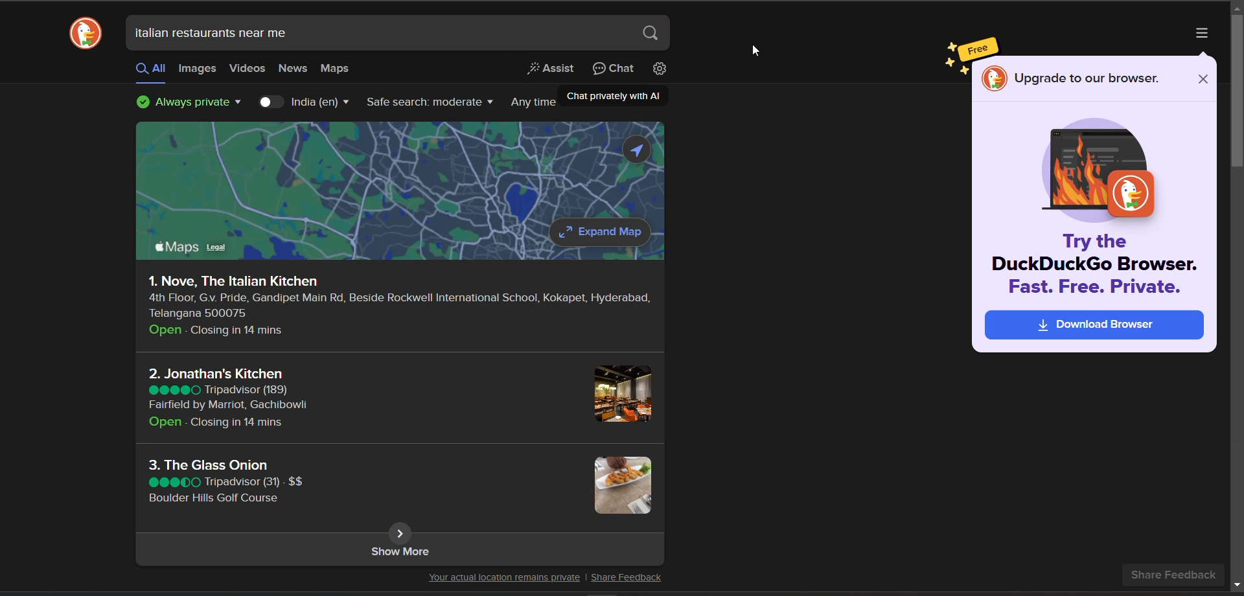 The image size is (1244, 596). Describe the element at coordinates (189, 102) in the screenshot. I see `privacy options` at that location.